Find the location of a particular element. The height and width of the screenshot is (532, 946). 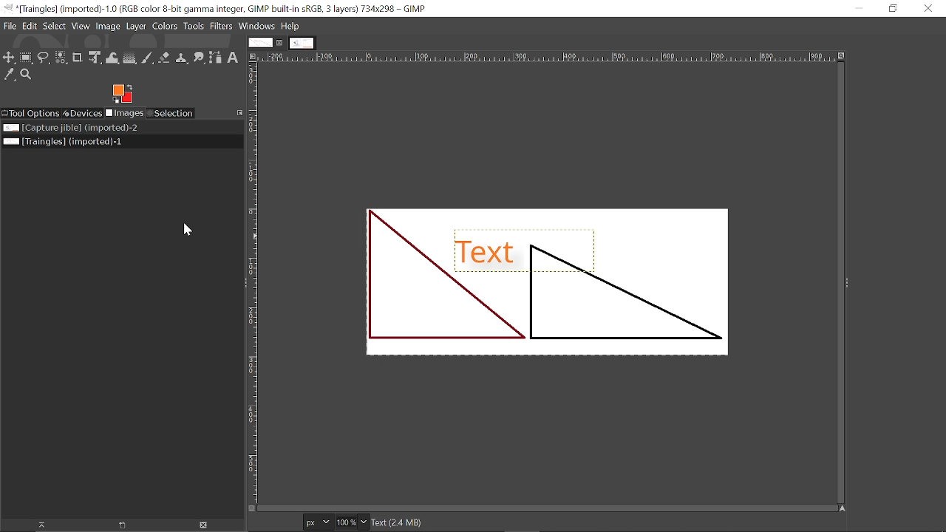

Shadow added to the text is located at coordinates (517, 251).